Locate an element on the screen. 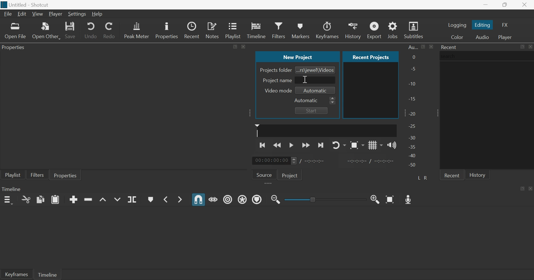  toggle zoom is located at coordinates (357, 145).